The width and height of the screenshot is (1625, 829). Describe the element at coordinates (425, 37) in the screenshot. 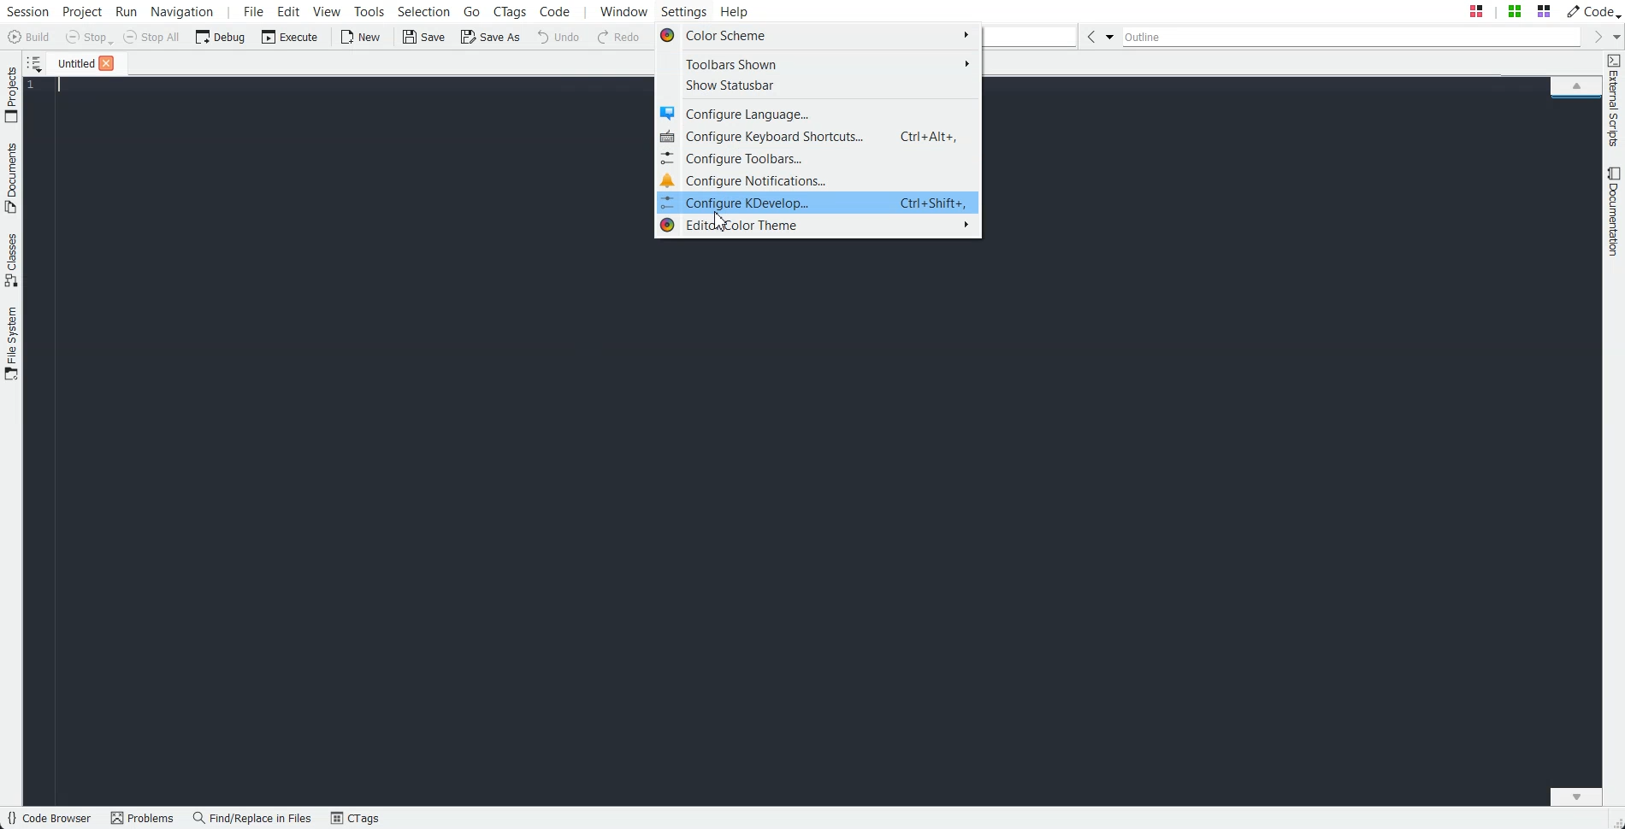

I see `Save` at that location.